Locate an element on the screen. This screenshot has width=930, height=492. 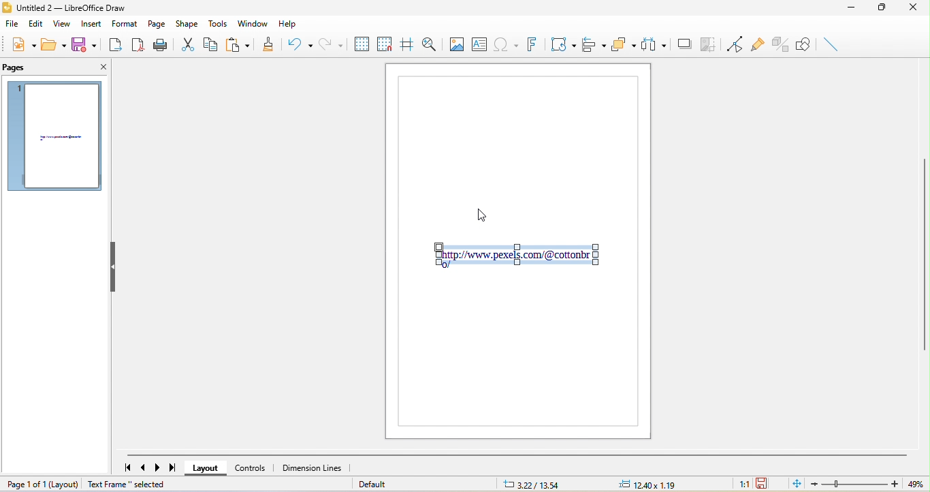
Page1 is located at coordinates (517, 153).